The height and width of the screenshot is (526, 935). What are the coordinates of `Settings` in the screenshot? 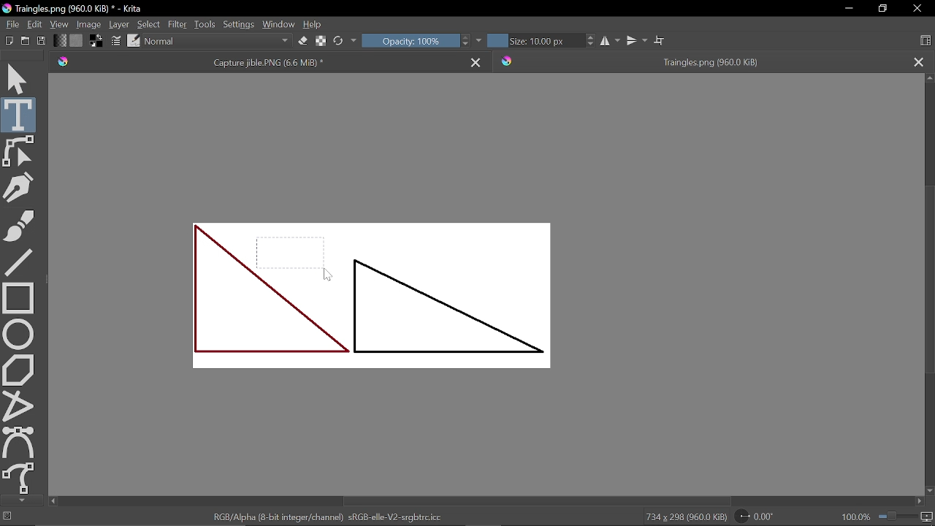 It's located at (238, 26).